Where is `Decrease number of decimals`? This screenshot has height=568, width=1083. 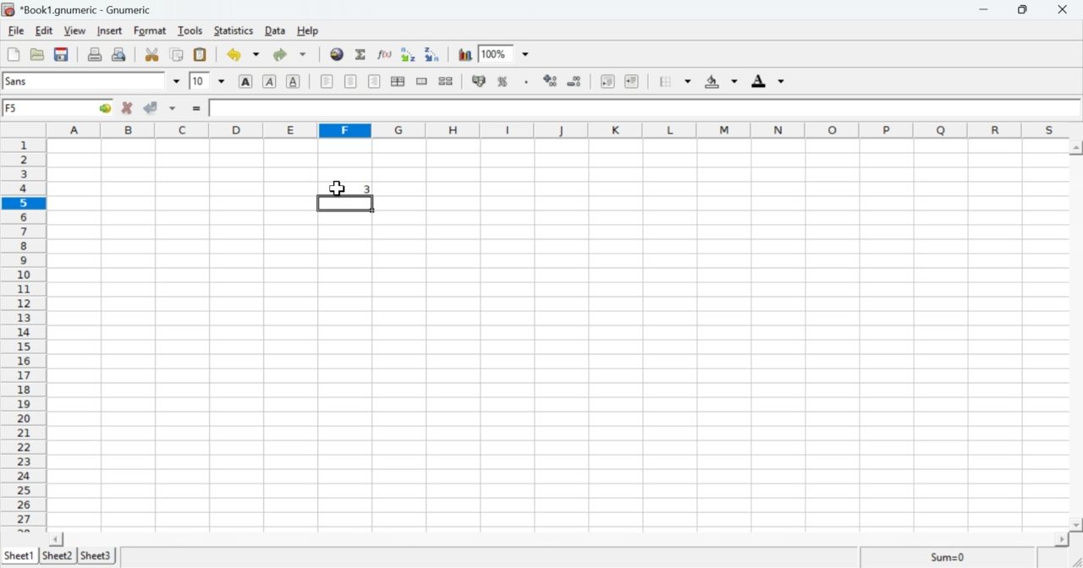 Decrease number of decimals is located at coordinates (575, 81).